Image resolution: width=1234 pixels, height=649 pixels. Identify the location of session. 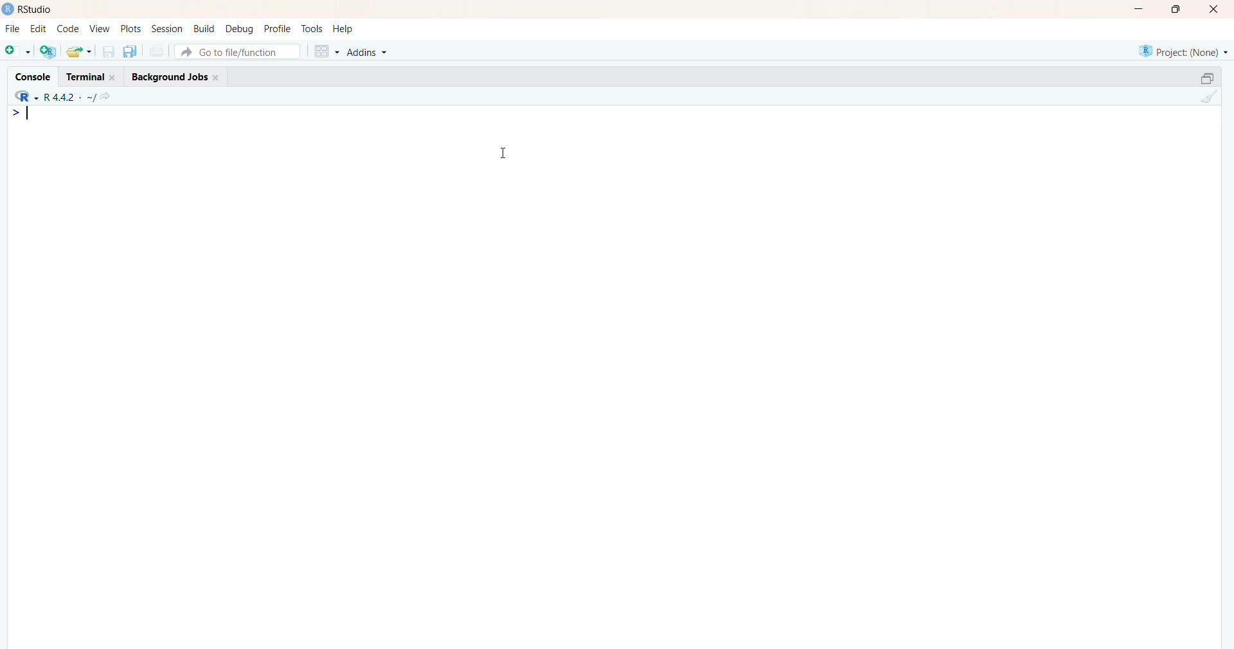
(167, 29).